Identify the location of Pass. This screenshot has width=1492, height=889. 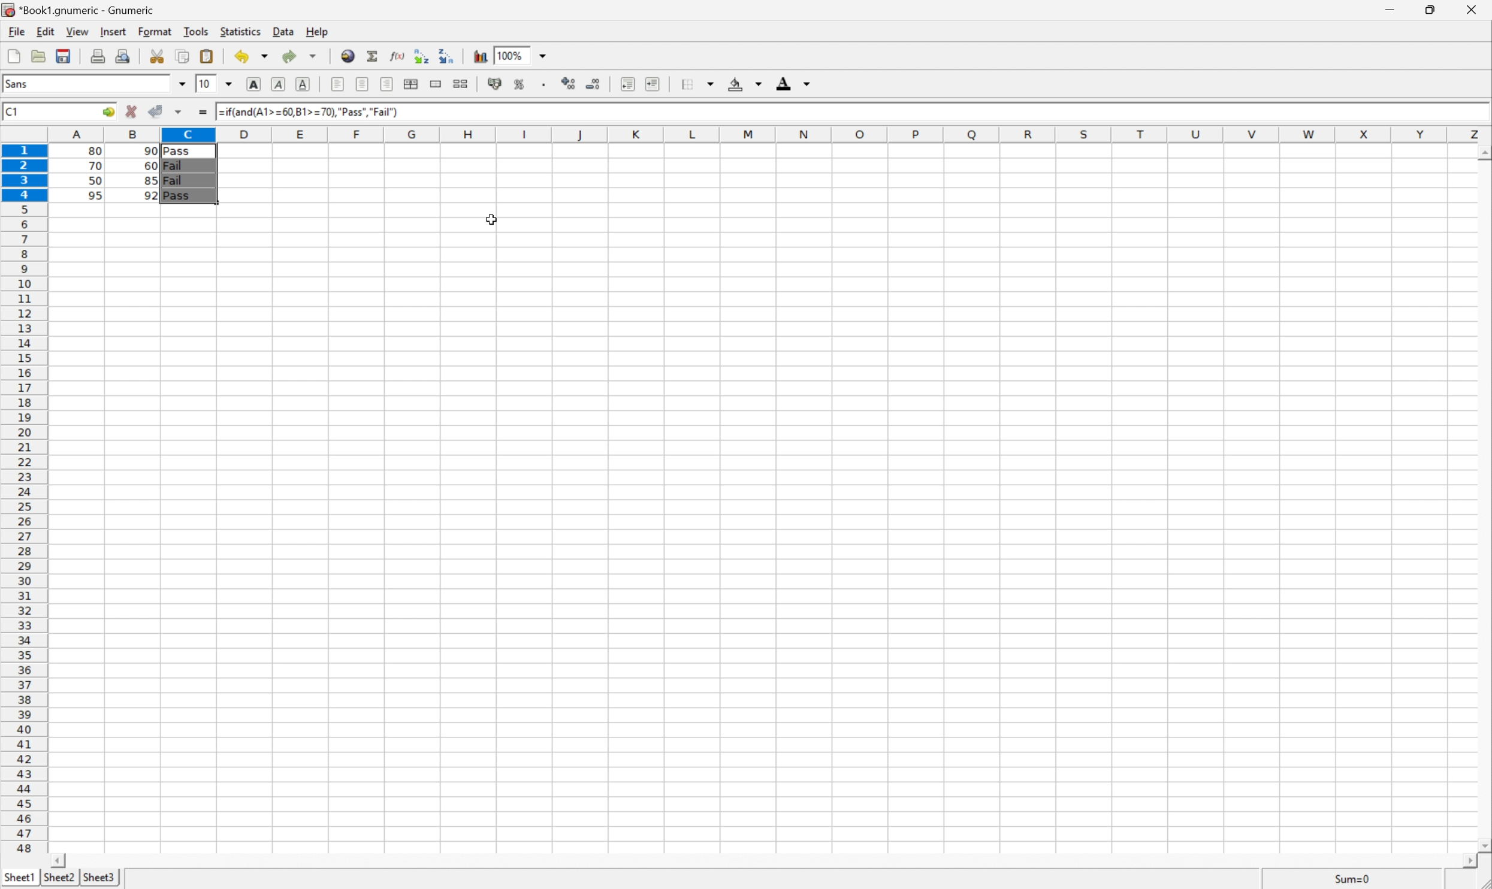
(189, 149).